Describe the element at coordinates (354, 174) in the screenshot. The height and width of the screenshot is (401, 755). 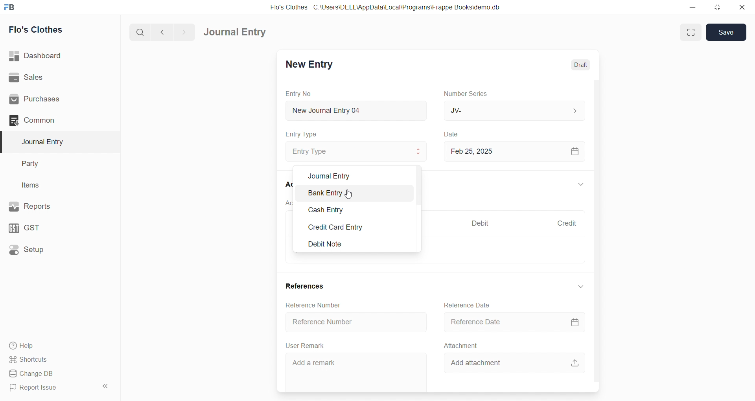
I see `Journal Entry` at that location.